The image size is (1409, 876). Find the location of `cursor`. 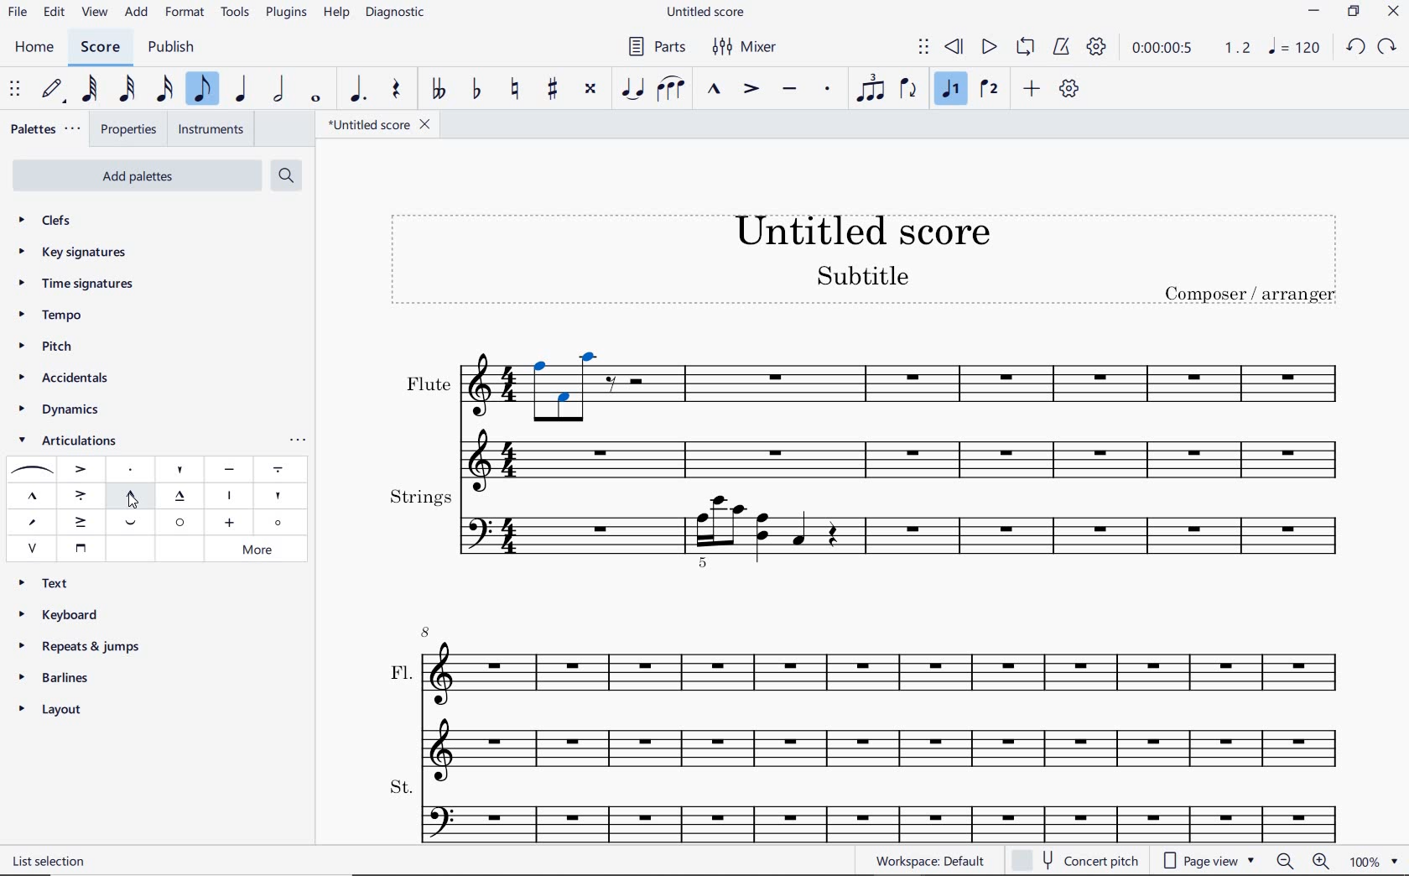

cursor is located at coordinates (129, 506).